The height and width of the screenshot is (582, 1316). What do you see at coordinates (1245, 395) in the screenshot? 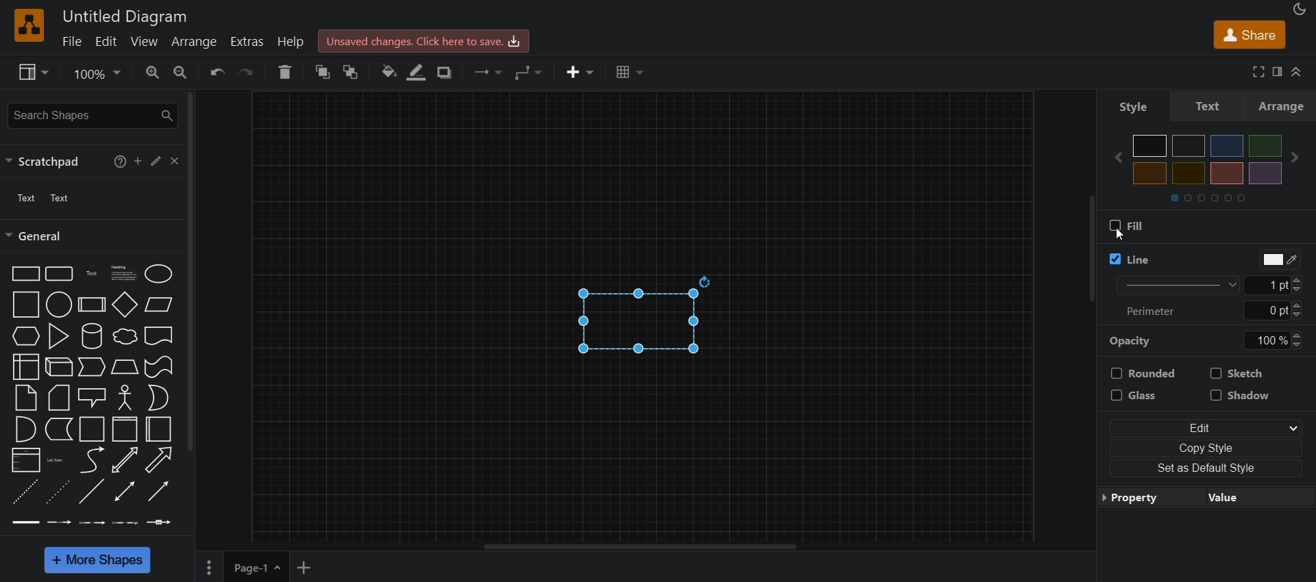
I see `shadow` at bounding box center [1245, 395].